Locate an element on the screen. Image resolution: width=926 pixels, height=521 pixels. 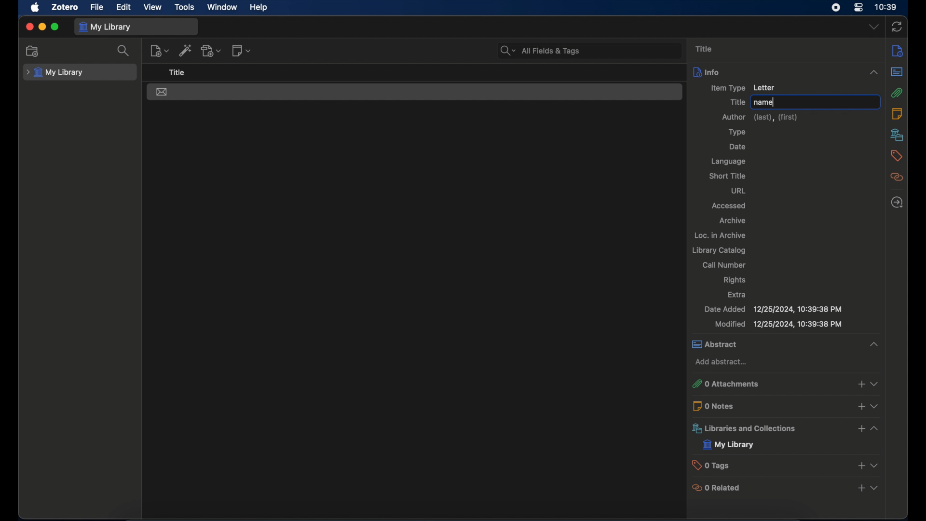
add is located at coordinates (860, 429).